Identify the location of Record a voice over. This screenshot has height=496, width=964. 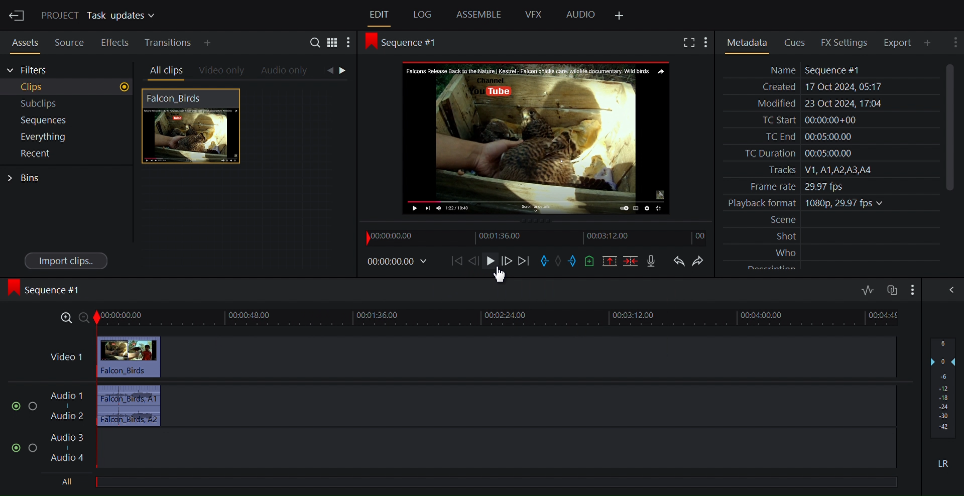
(652, 262).